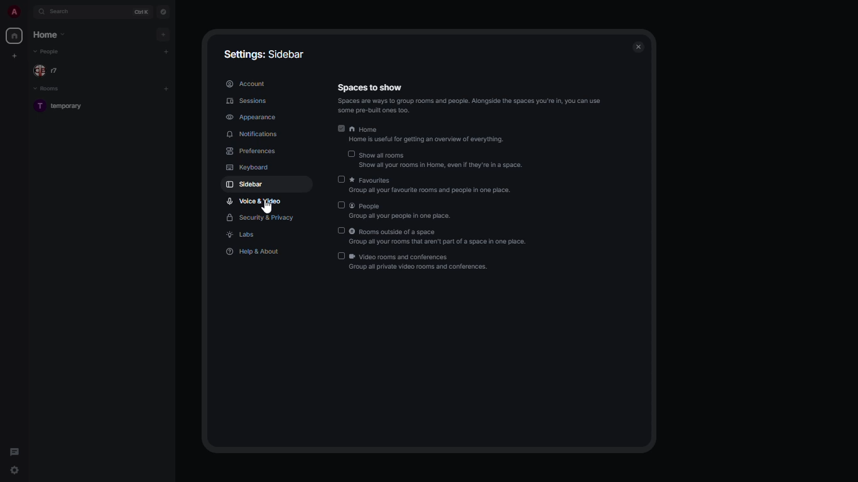 Image resolution: width=858 pixels, height=482 pixels. Describe the element at coordinates (253, 252) in the screenshot. I see `help & about` at that location.